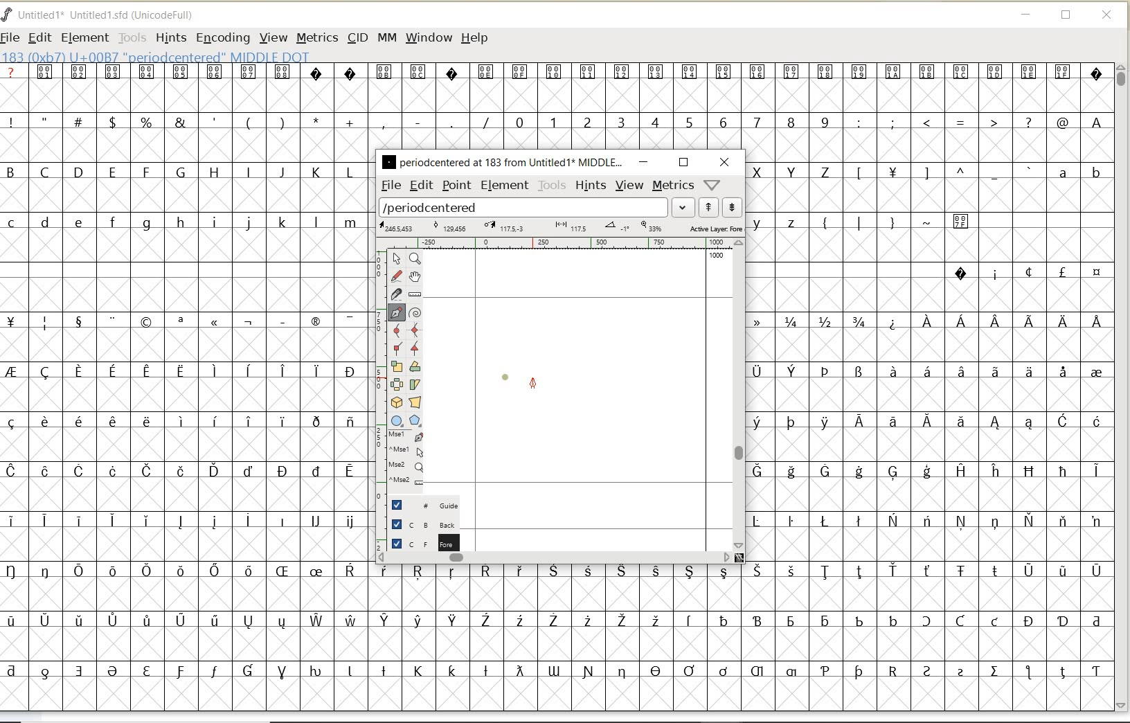 The width and height of the screenshot is (1130, 723). Describe the element at coordinates (247, 121) in the screenshot. I see `special characters` at that location.